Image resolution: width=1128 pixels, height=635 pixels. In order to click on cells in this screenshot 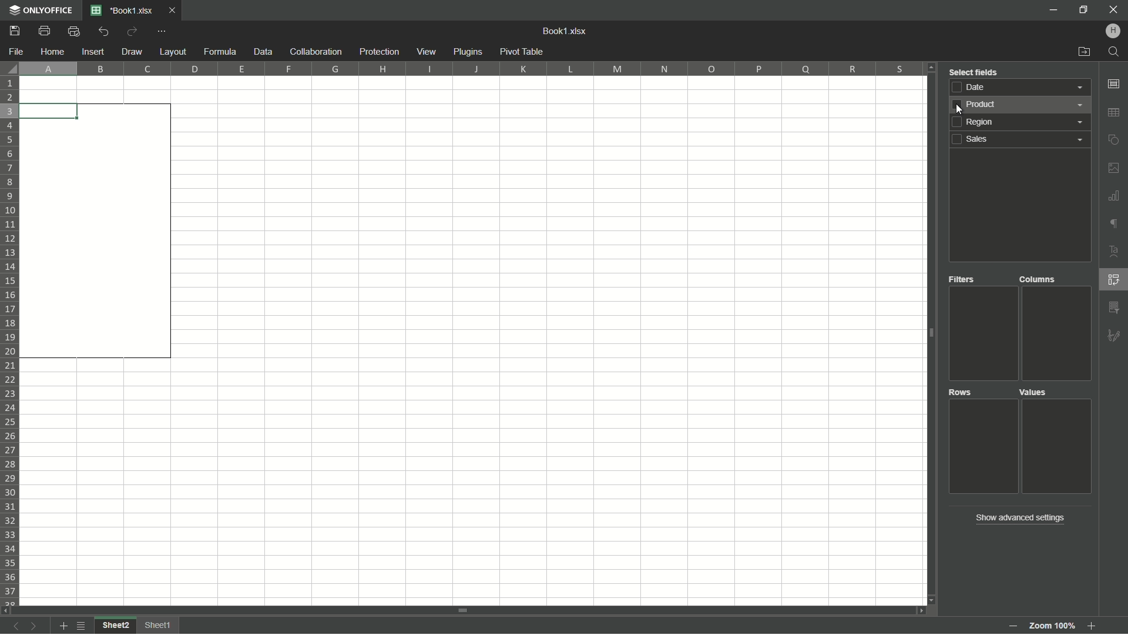, I will do `click(549, 340)`.